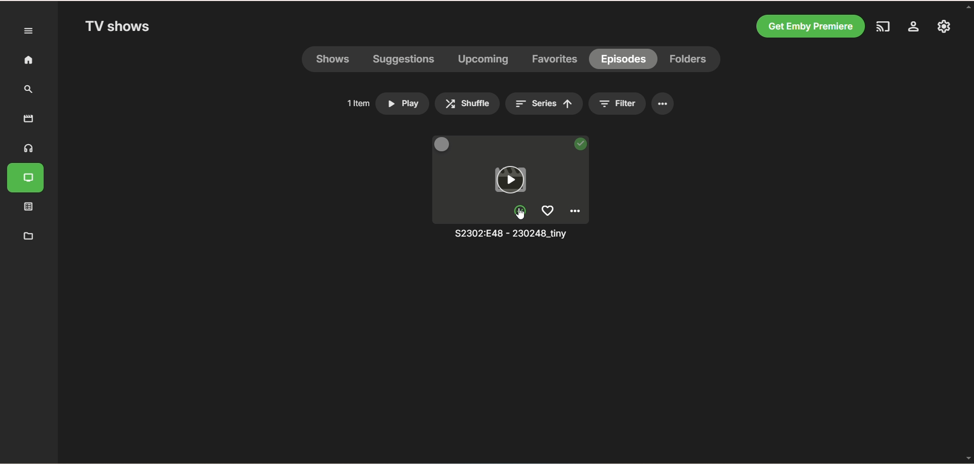 The width and height of the screenshot is (974, 464). What do you see at coordinates (443, 146) in the screenshot?
I see `multi select` at bounding box center [443, 146].